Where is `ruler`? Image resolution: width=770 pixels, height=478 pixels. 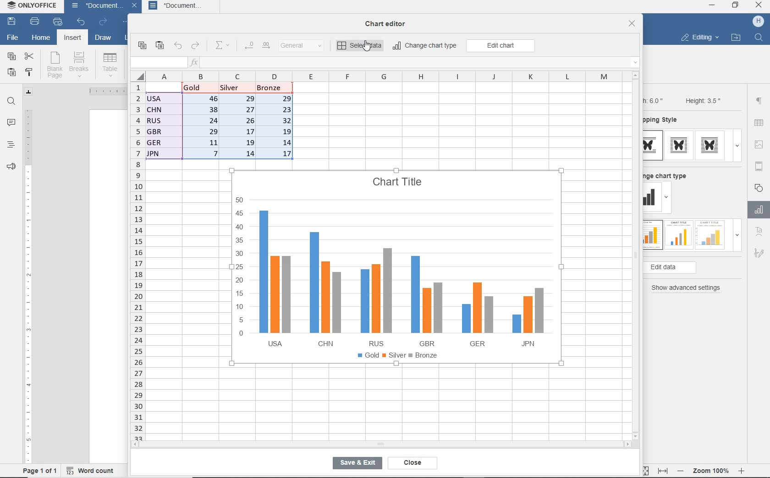
ruler is located at coordinates (28, 282).